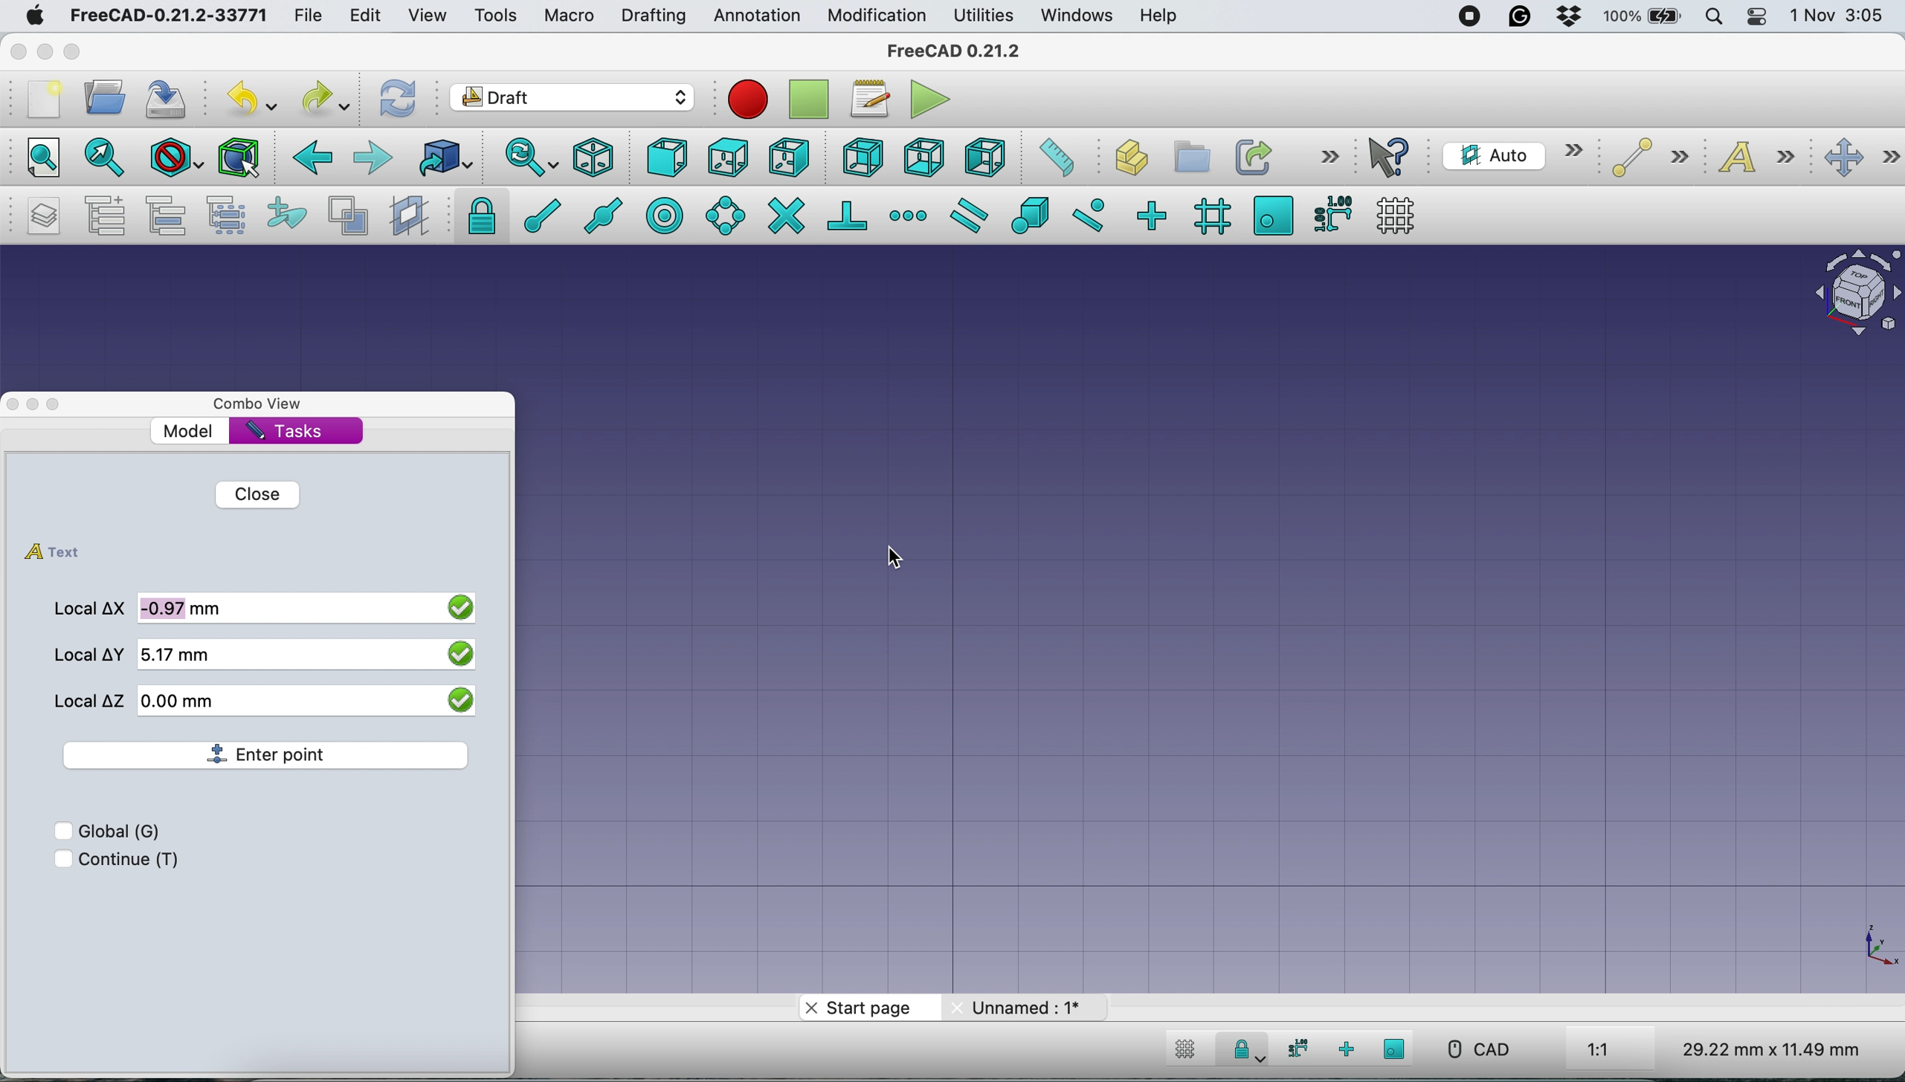 This screenshot has height=1082, width=1905. Describe the element at coordinates (304, 700) in the screenshot. I see `local z` at that location.